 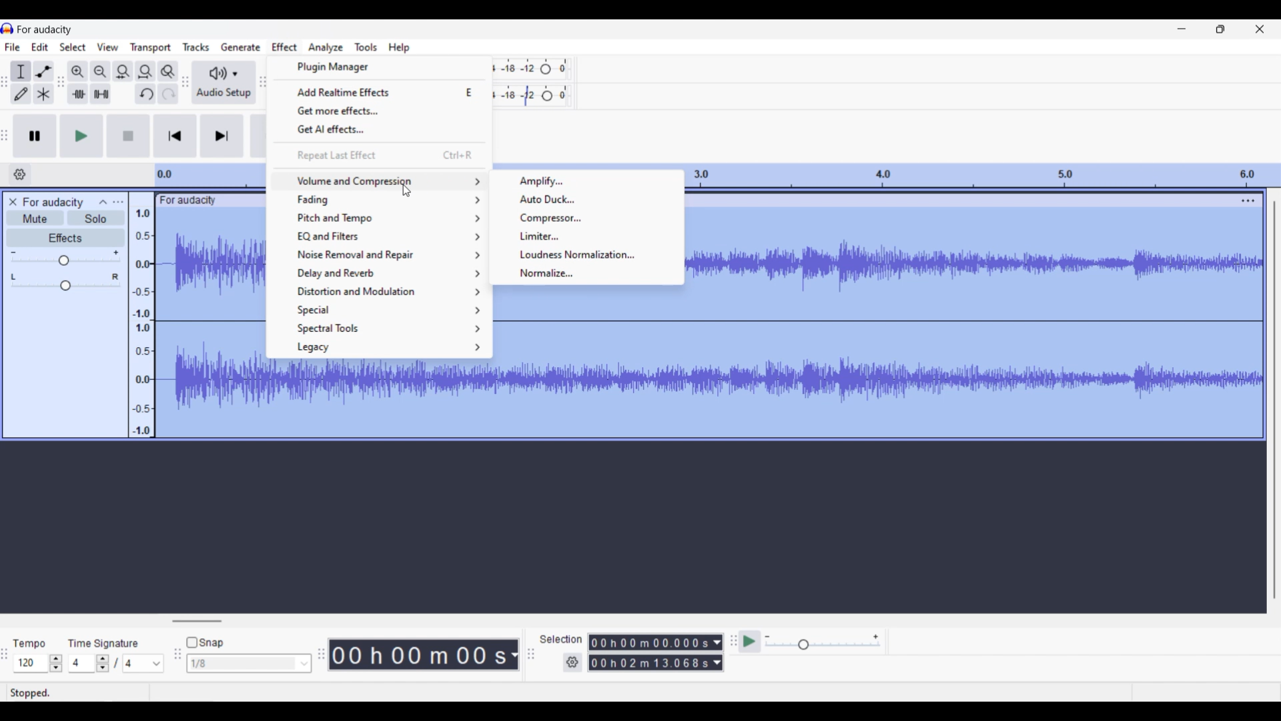 I want to click on Volume and compression, so click(x=378, y=181).